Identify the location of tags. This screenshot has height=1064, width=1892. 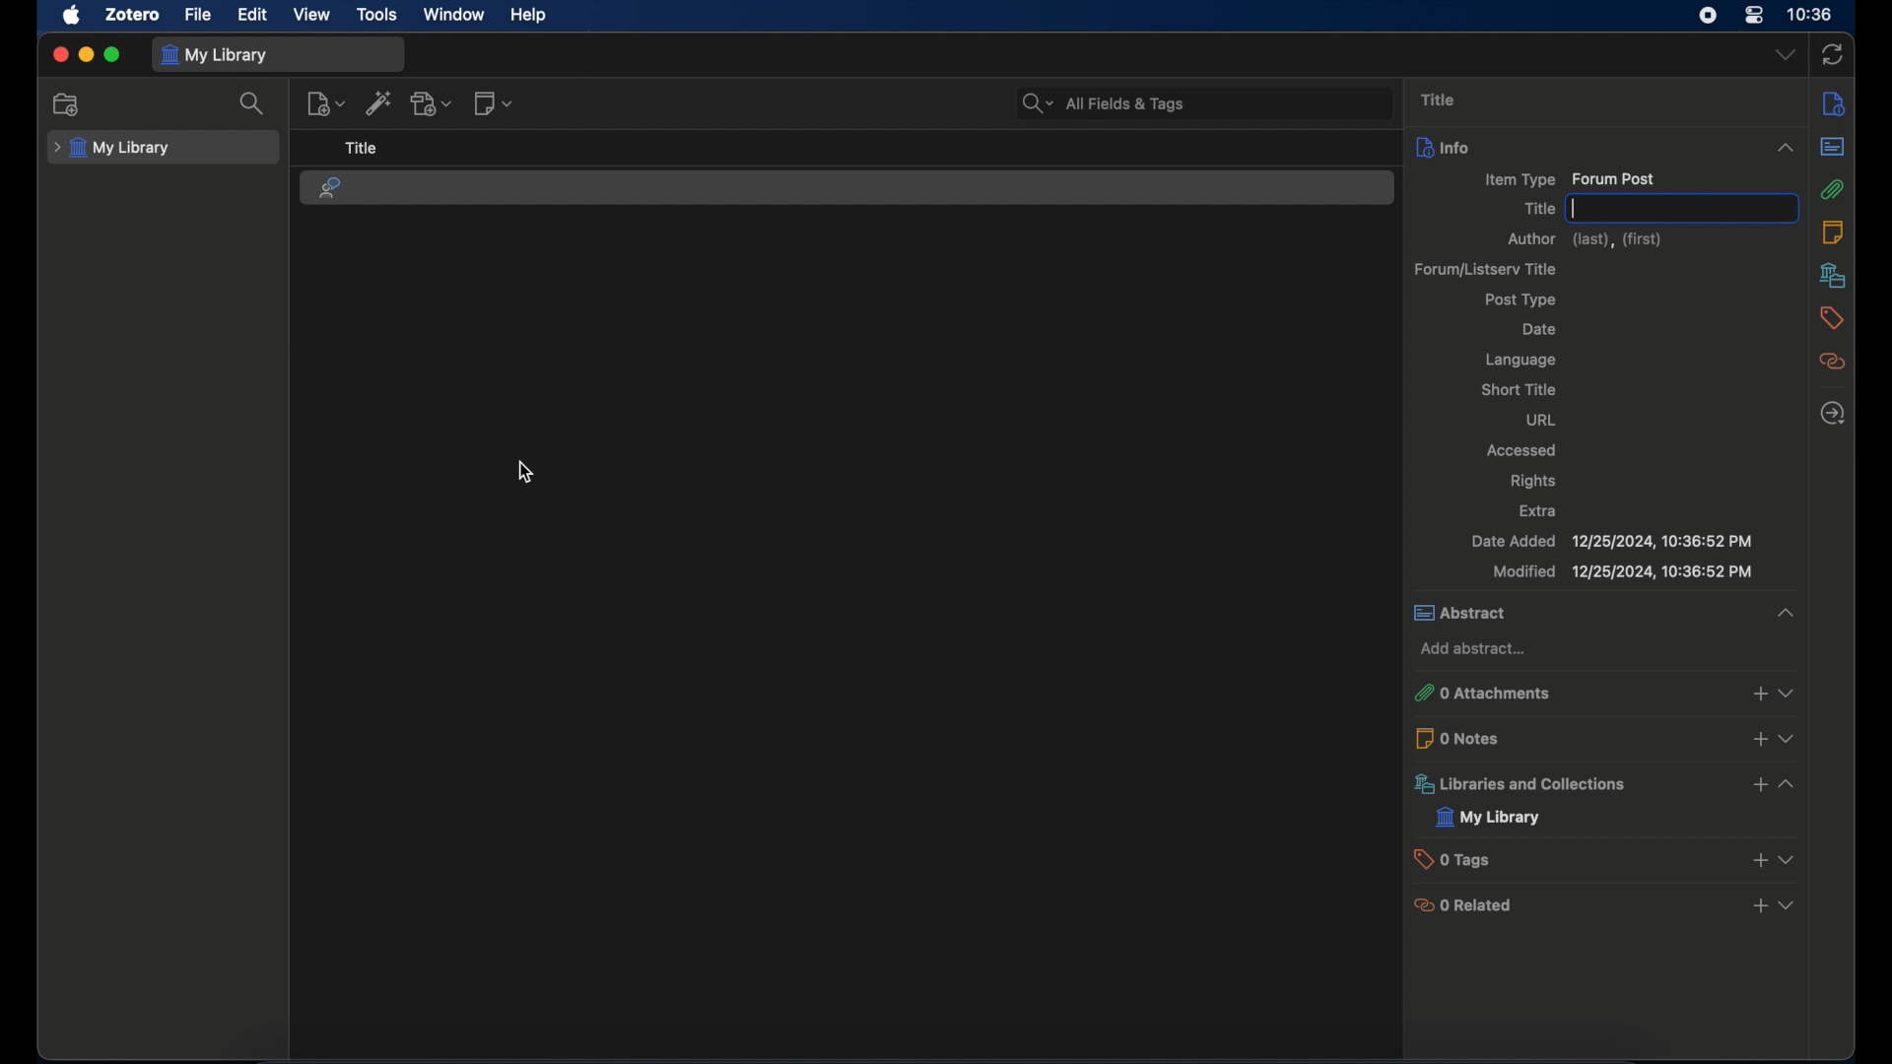
(1833, 318).